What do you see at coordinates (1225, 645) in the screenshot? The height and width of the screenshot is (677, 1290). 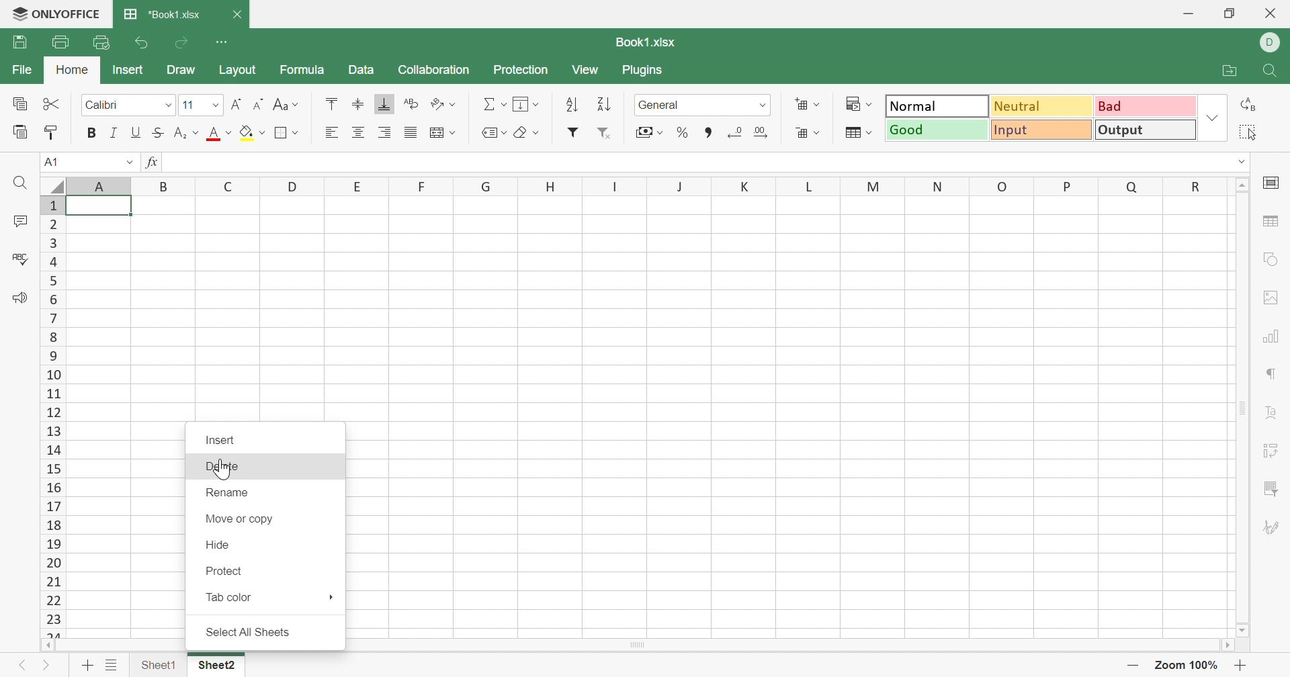 I see `Scroll Right` at bounding box center [1225, 645].